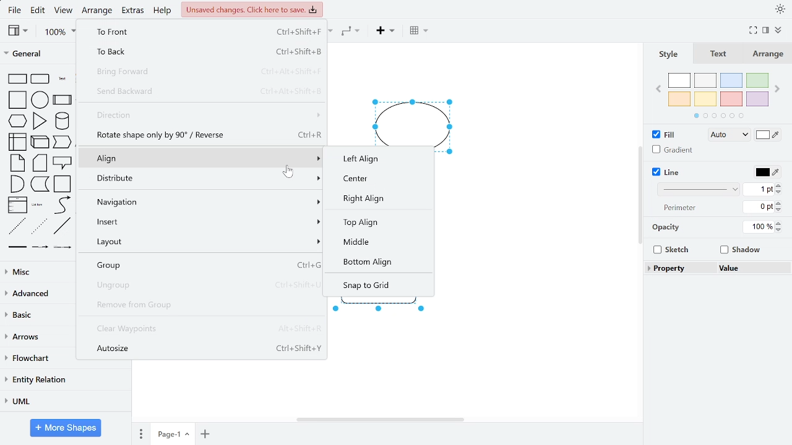  I want to click on view, so click(65, 11).